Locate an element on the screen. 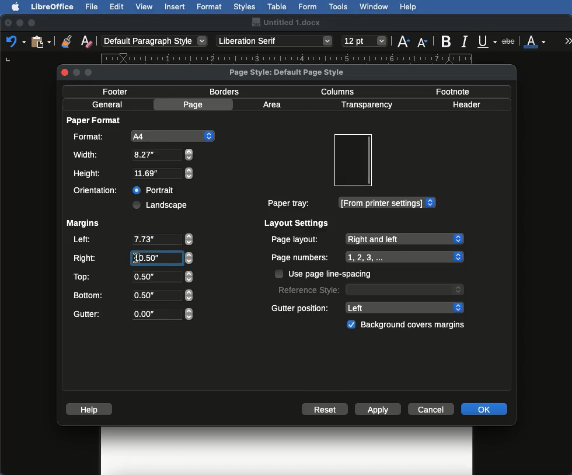  View is located at coordinates (145, 6).